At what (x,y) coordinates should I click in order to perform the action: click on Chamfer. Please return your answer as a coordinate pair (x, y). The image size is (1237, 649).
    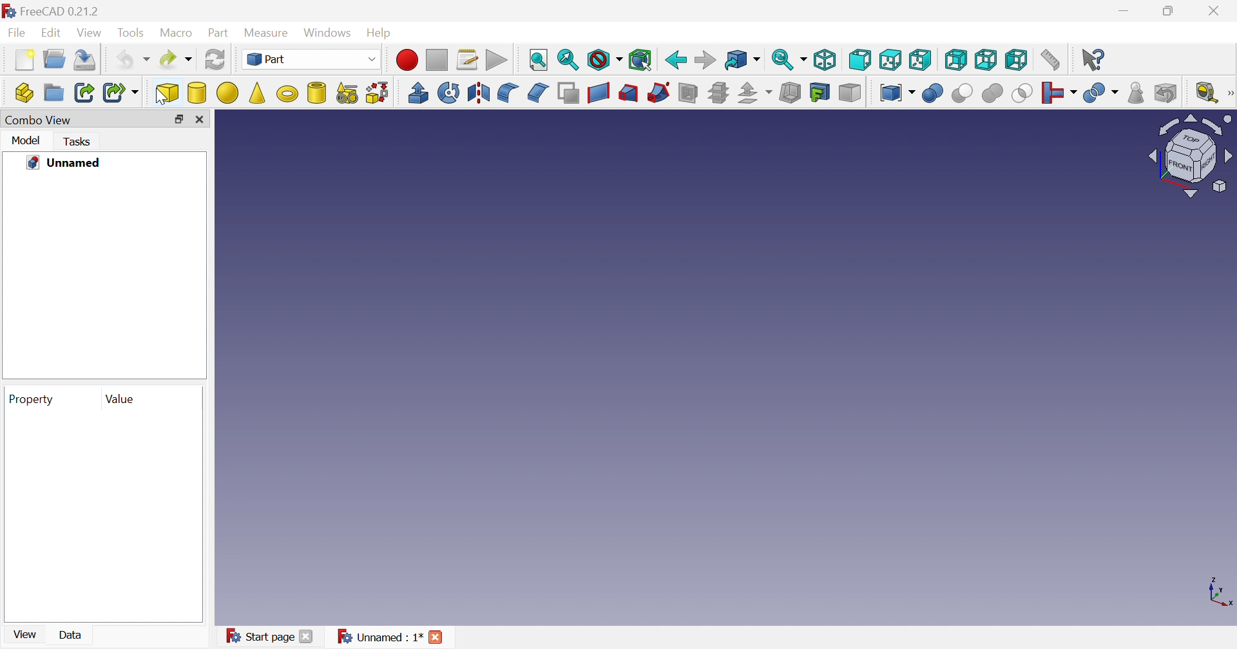
    Looking at the image, I should click on (539, 92).